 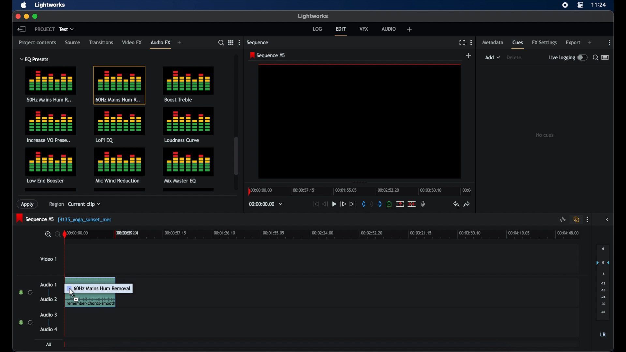 What do you see at coordinates (48, 285) in the screenshot?
I see `audio 1` at bounding box center [48, 285].